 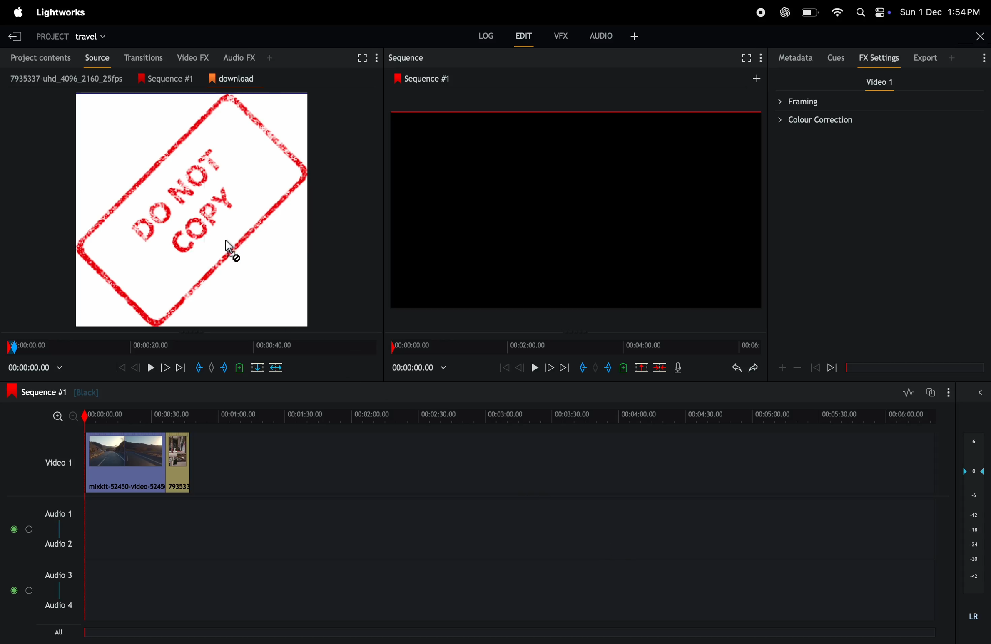 I want to click on next frame, so click(x=565, y=367).